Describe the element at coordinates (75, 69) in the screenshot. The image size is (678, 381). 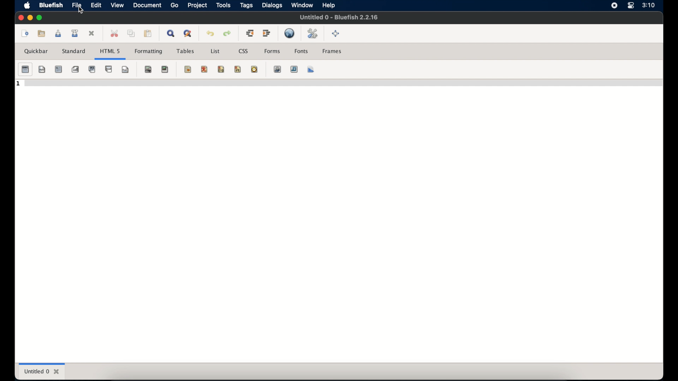
I see `emphasis` at that location.